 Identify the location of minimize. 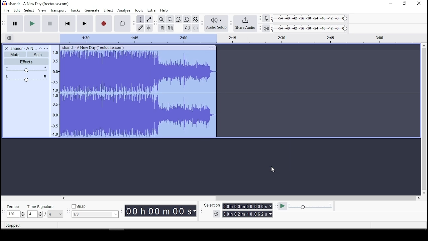
(390, 3).